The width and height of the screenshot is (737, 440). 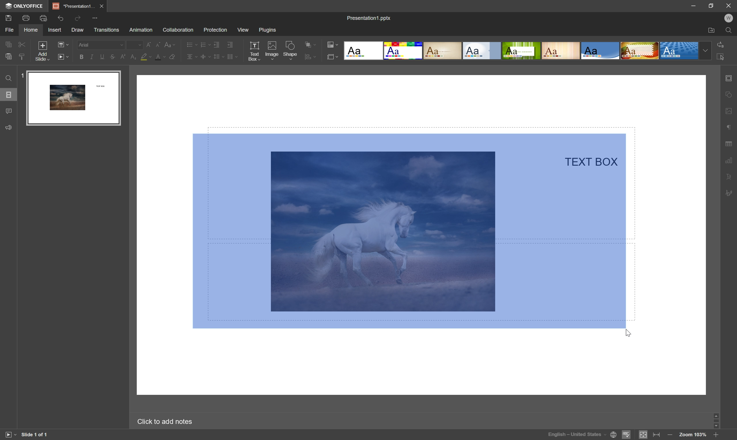 I want to click on protection, so click(x=215, y=30).